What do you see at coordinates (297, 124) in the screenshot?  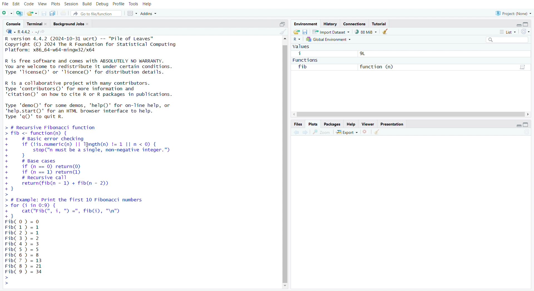 I see `files` at bounding box center [297, 124].